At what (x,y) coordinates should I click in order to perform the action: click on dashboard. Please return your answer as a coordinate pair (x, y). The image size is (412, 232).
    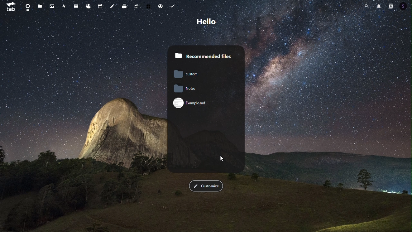
    Looking at the image, I should click on (26, 7).